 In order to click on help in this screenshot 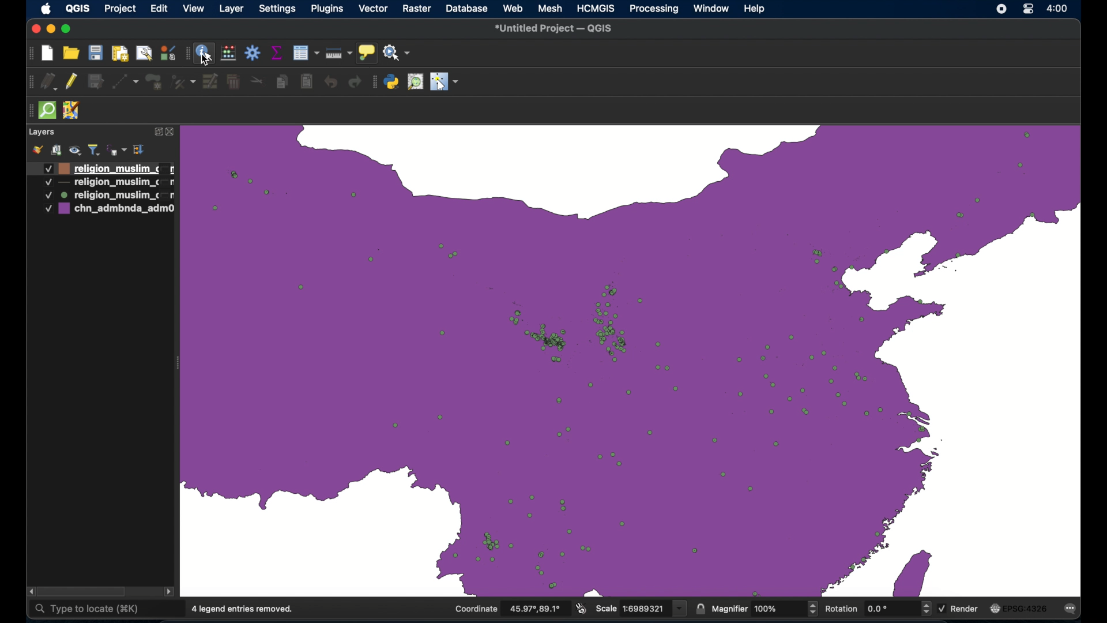, I will do `click(755, 9)`.